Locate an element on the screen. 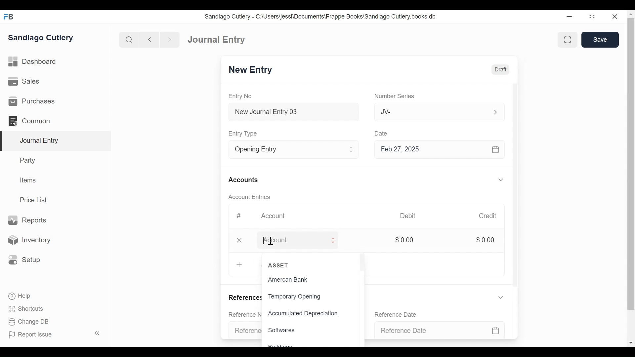  Expand is located at coordinates (501, 179).